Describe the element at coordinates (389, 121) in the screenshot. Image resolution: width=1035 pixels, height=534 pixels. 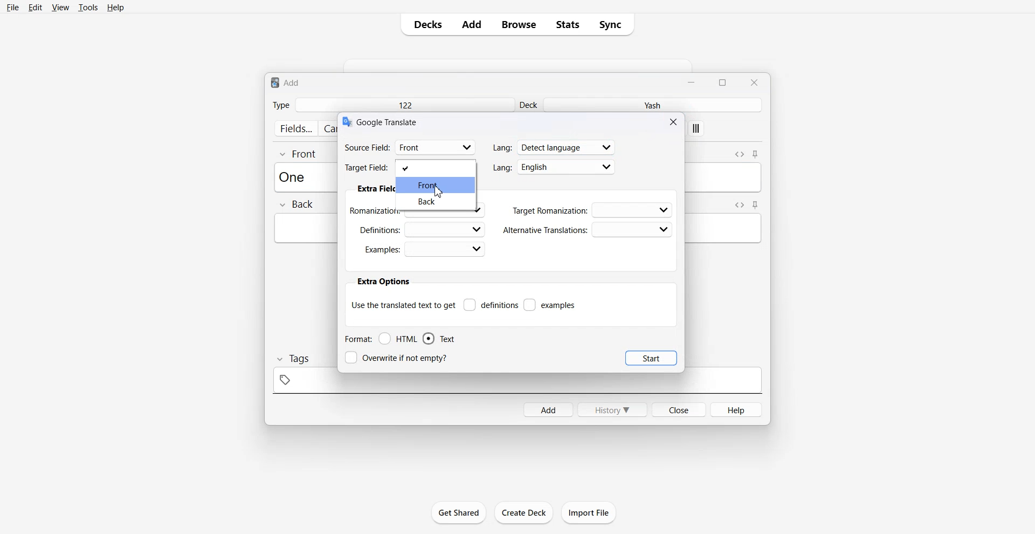
I see `Text` at that location.